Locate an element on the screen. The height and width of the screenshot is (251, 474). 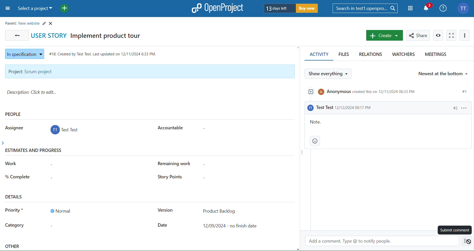
Other is located at coordinates (13, 247).